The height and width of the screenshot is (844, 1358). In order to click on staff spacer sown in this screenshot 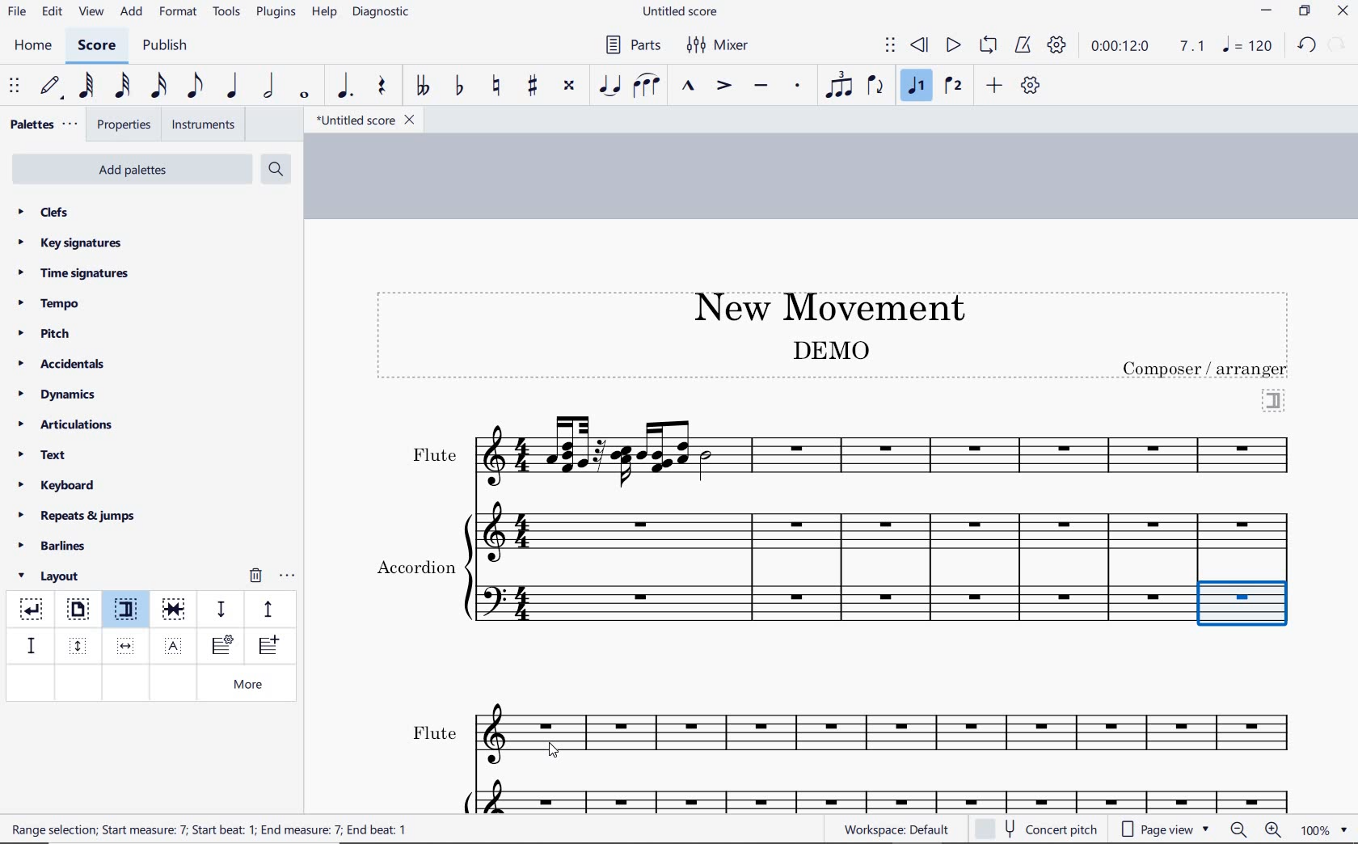, I will do `click(221, 610)`.